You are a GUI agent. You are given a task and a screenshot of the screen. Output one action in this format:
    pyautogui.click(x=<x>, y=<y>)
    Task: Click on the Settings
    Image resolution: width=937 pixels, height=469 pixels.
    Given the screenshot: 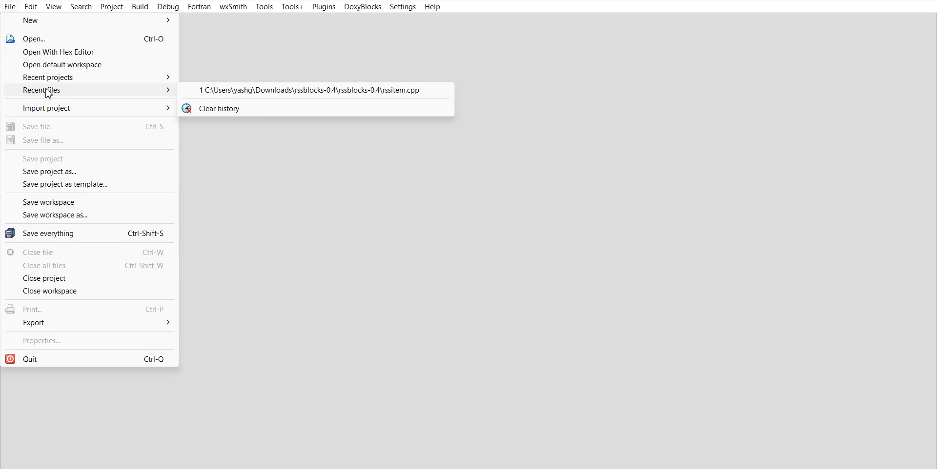 What is the action you would take?
    pyautogui.click(x=403, y=7)
    